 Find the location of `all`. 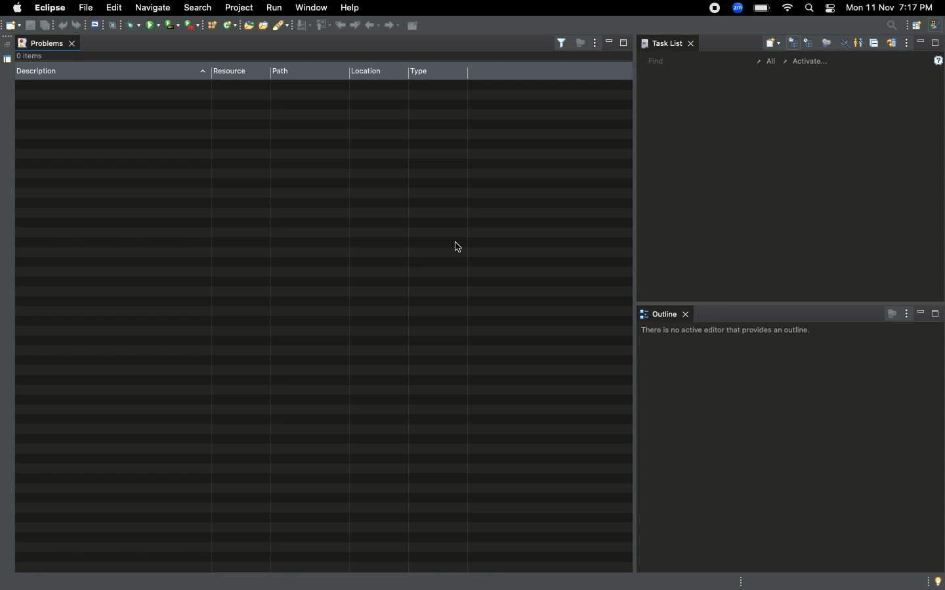

all is located at coordinates (766, 62).